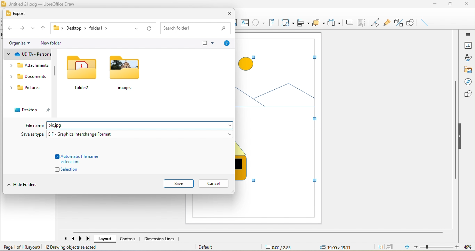  What do you see at coordinates (136, 28) in the screenshot?
I see `drop down` at bounding box center [136, 28].